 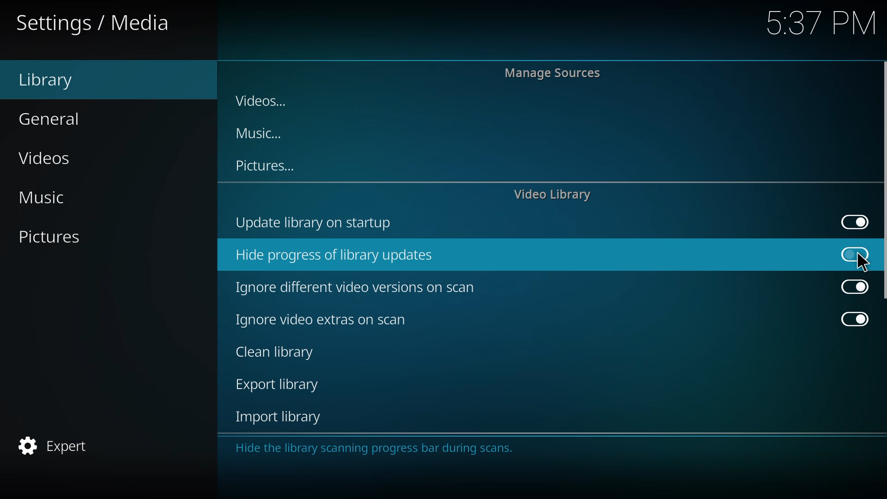 What do you see at coordinates (55, 79) in the screenshot?
I see `library` at bounding box center [55, 79].